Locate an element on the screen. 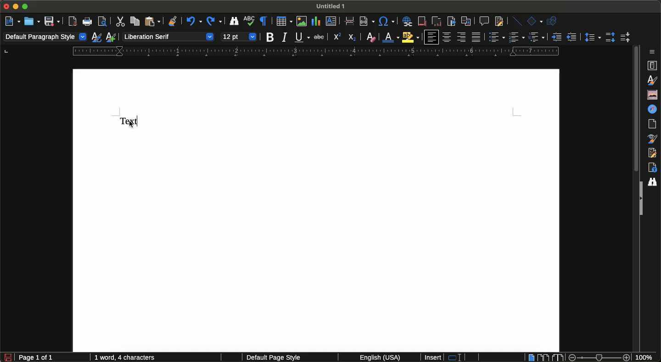 The height and width of the screenshot is (362, 661). Ruler is located at coordinates (316, 51).